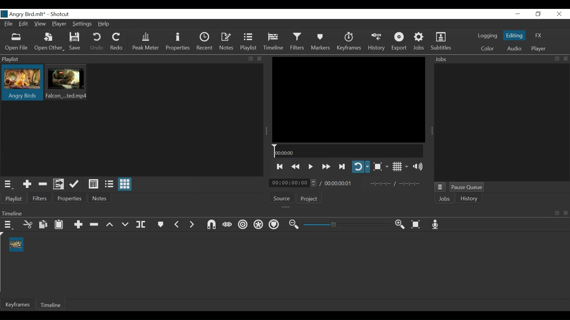 Image resolution: width=570 pixels, height=320 pixels. What do you see at coordinates (400, 225) in the screenshot?
I see `Zoom timeline in` at bounding box center [400, 225].